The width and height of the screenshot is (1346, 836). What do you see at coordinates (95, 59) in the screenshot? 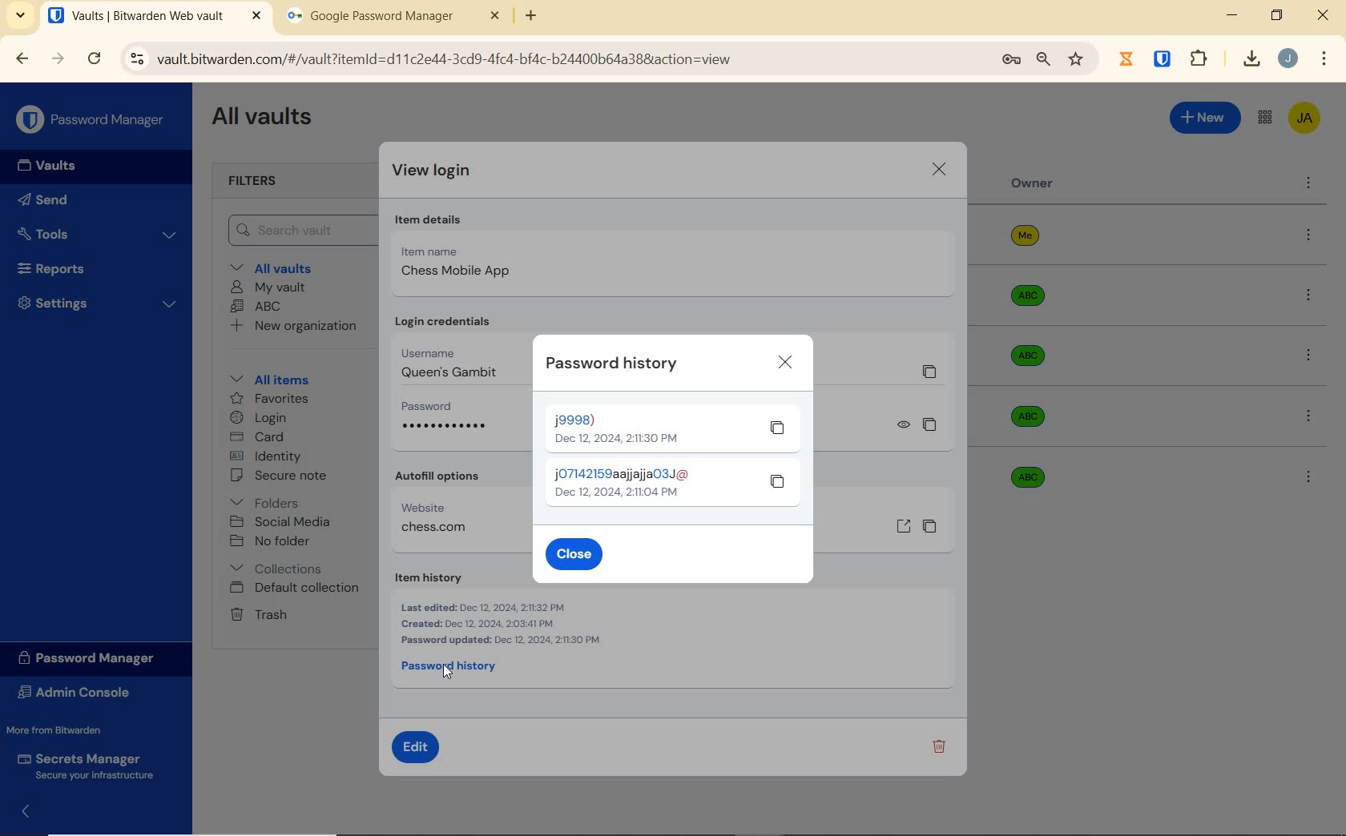
I see `reload` at bounding box center [95, 59].